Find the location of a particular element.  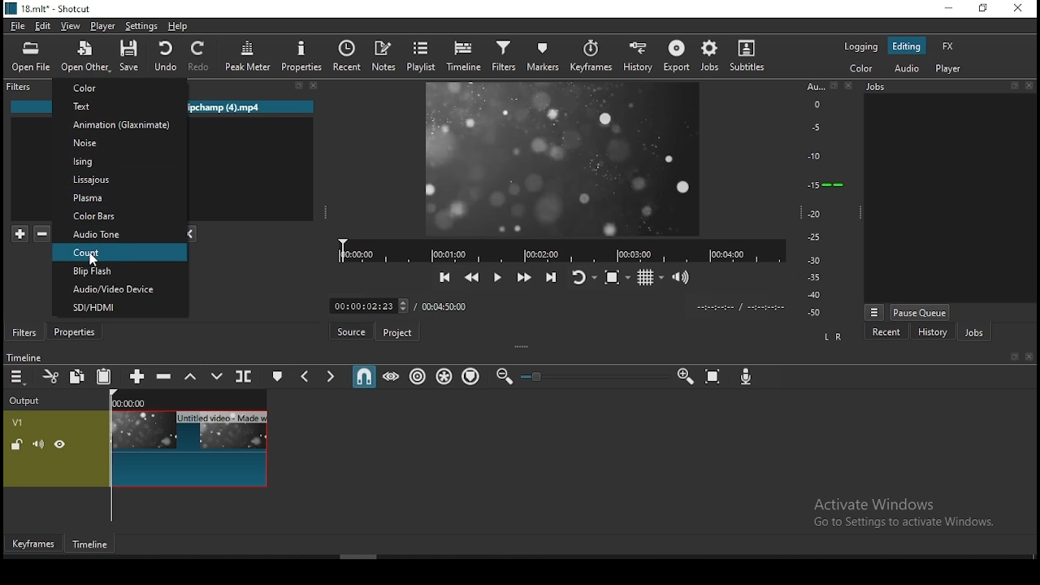

split at playhead is located at coordinates (347, 55).